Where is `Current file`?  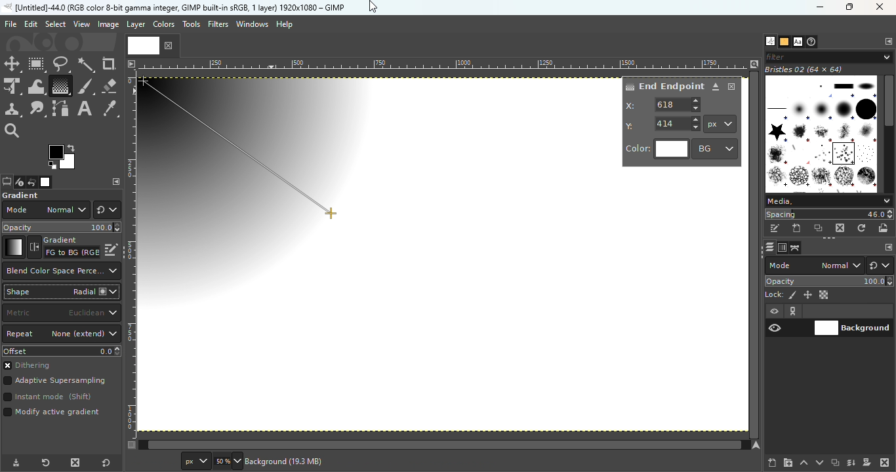 Current file is located at coordinates (153, 45).